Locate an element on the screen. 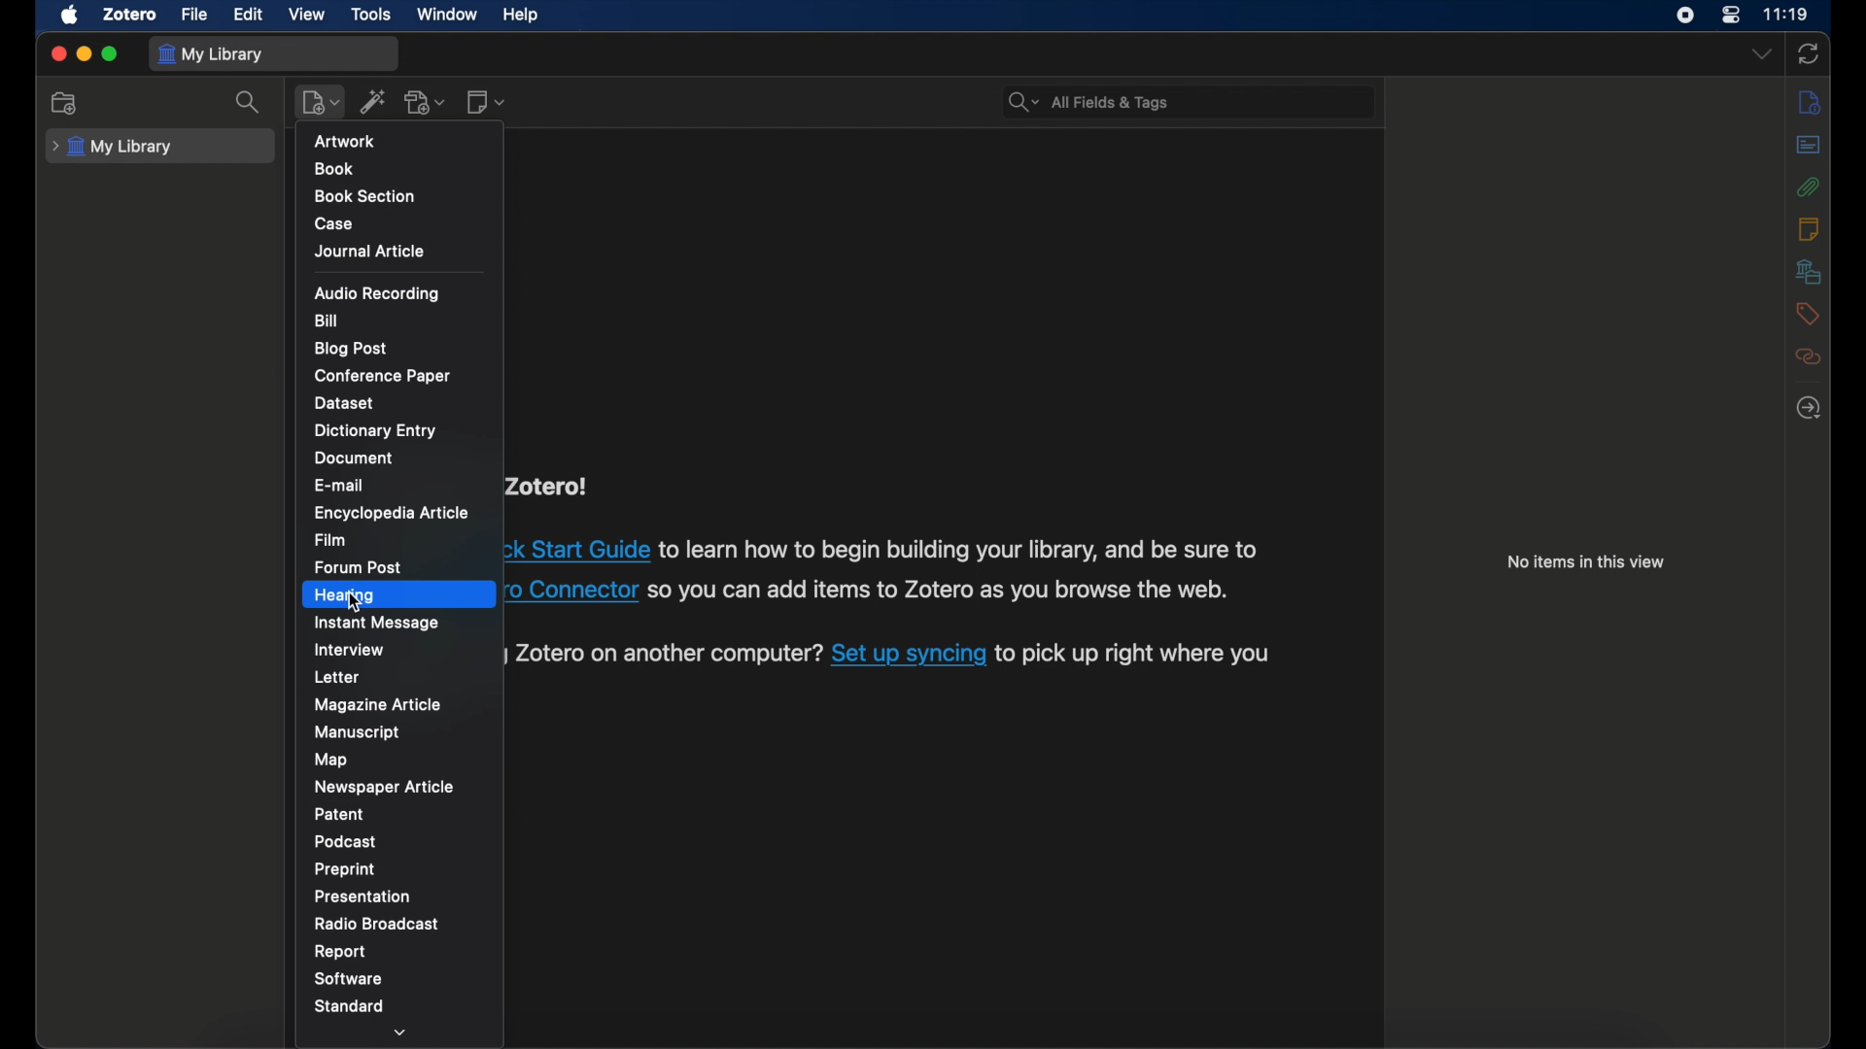 This screenshot has width=1866, height=1049. instant message is located at coordinates (379, 623).